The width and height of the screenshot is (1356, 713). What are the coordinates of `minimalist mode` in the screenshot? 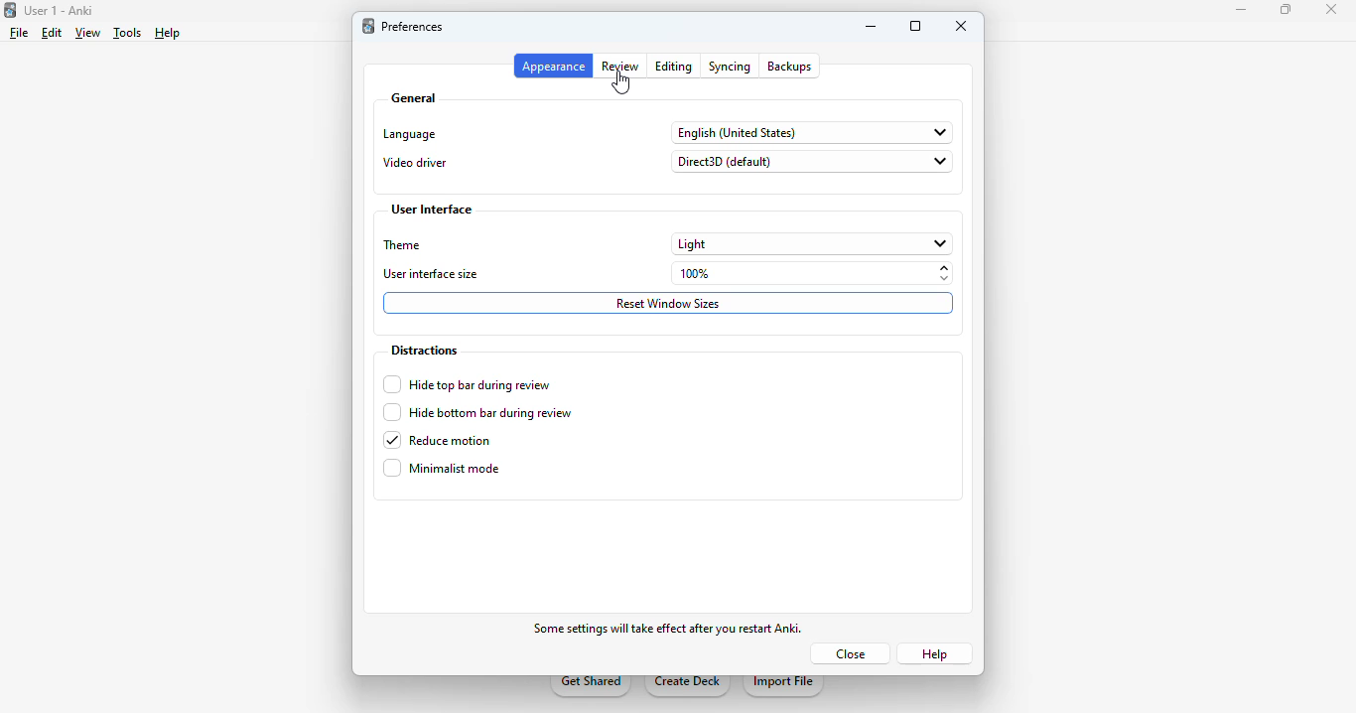 It's located at (442, 468).